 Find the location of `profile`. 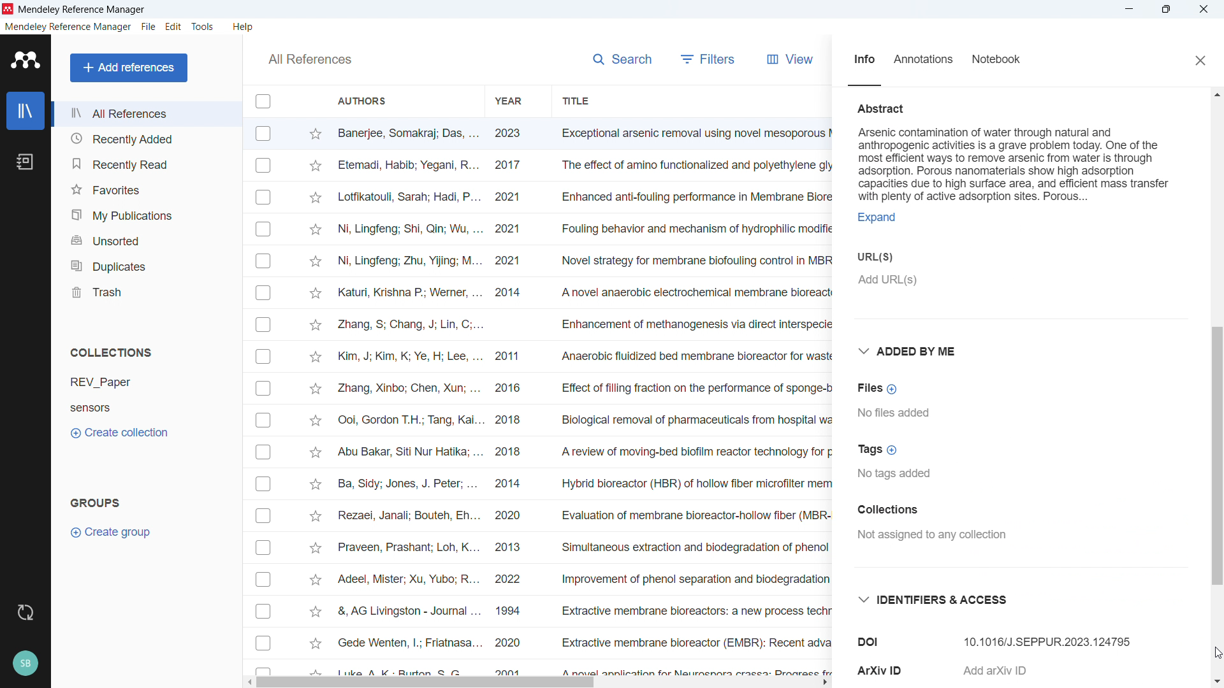

profile is located at coordinates (25, 664).